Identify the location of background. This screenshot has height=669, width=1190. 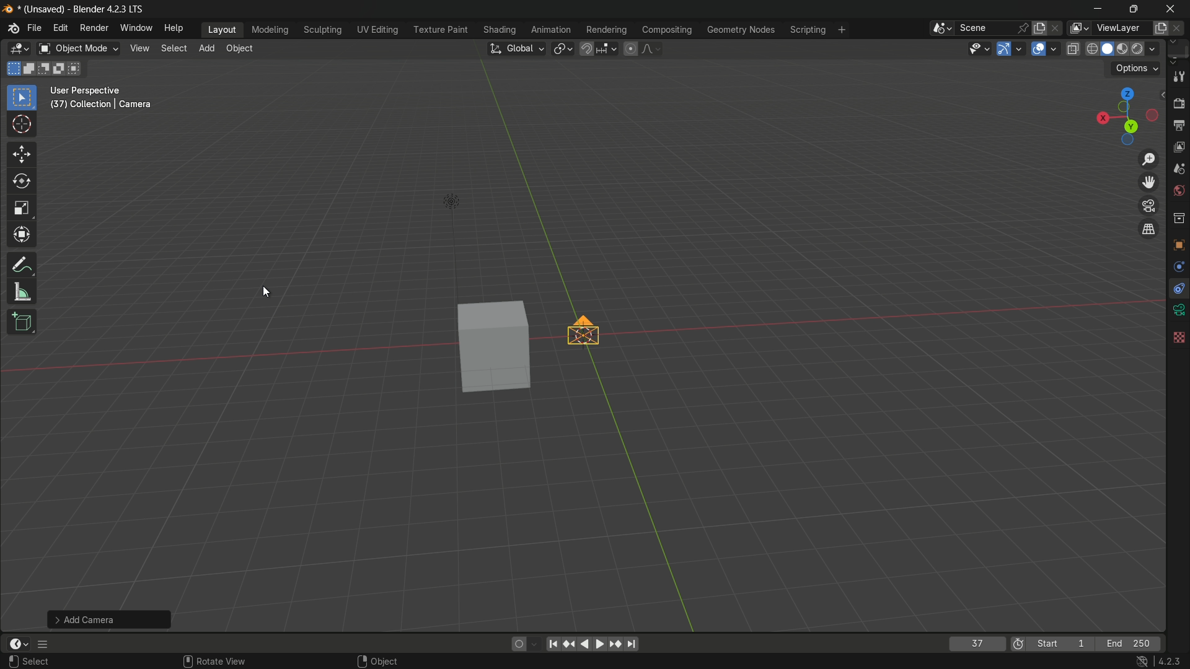
(1178, 339).